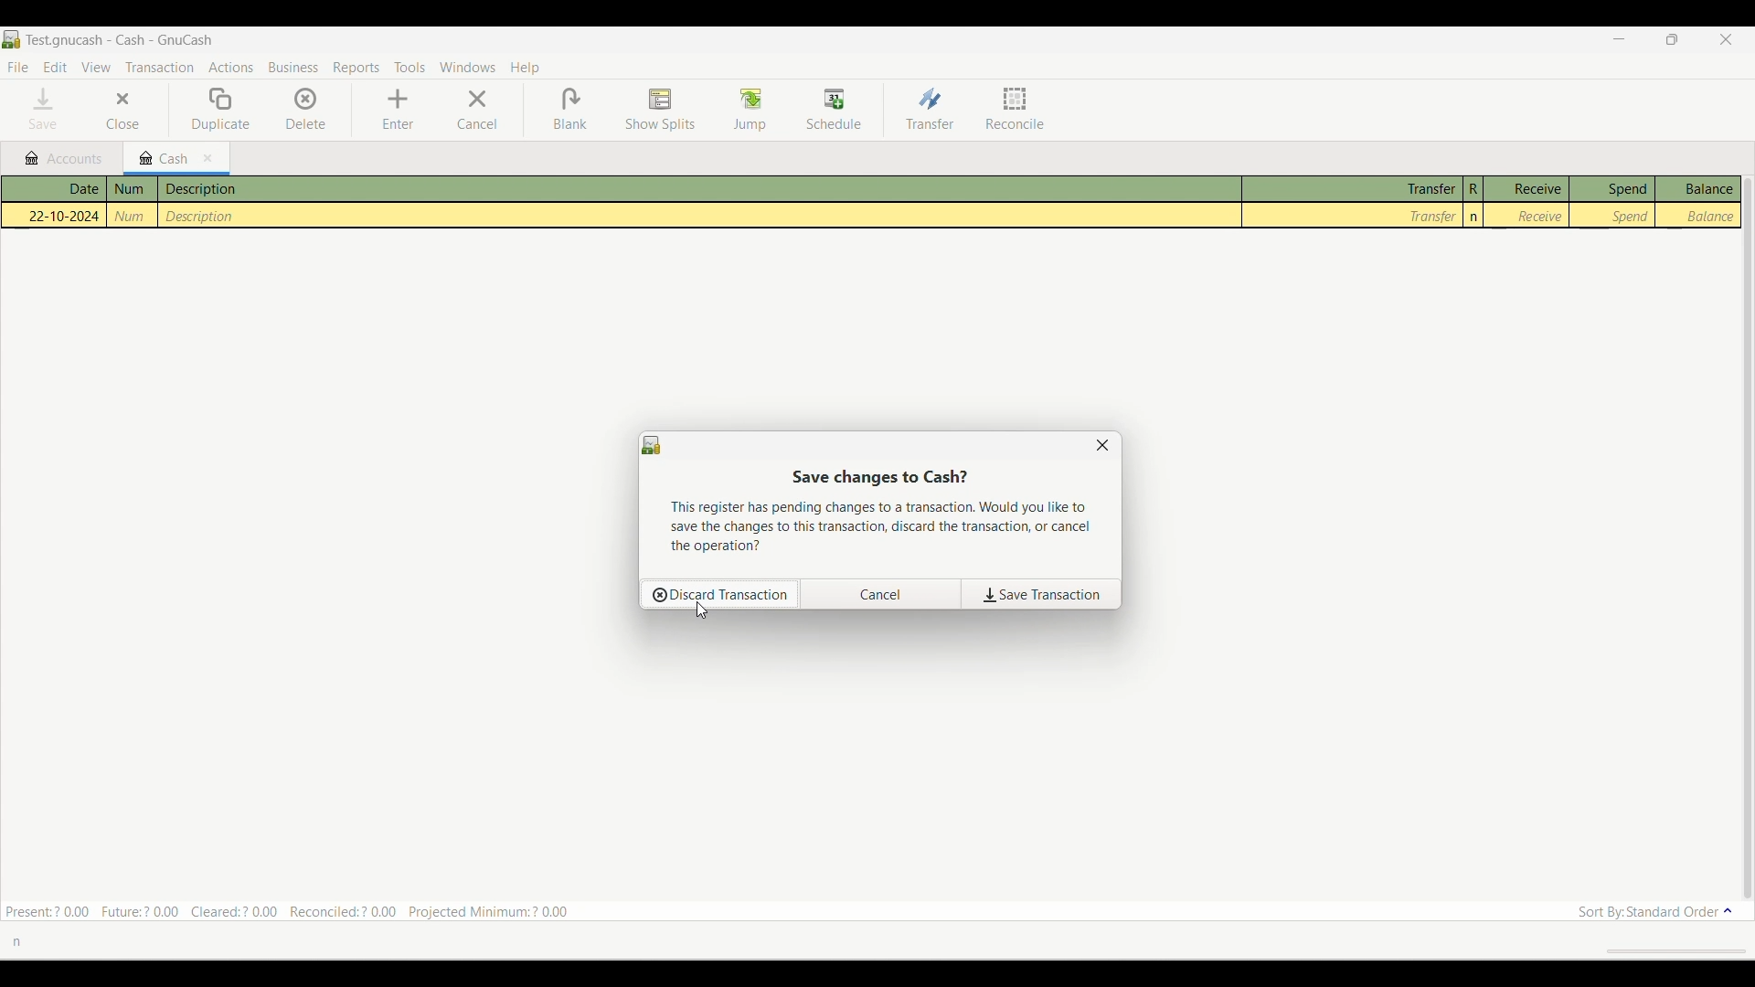 Image resolution: width=1755 pixels, height=987 pixels. What do you see at coordinates (881, 595) in the screenshot?
I see `Cancel` at bounding box center [881, 595].